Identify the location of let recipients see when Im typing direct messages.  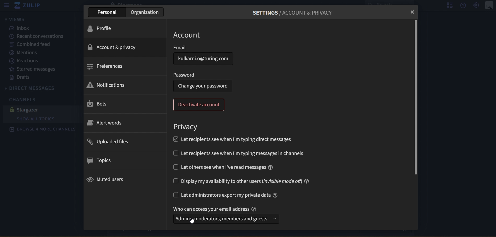
(232, 139).